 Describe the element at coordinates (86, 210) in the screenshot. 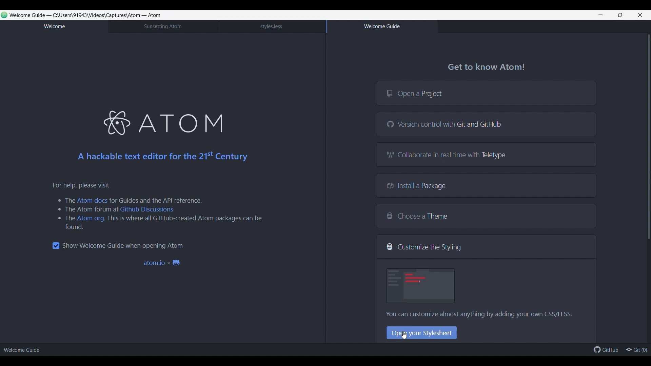

I see `the atom forum` at that location.